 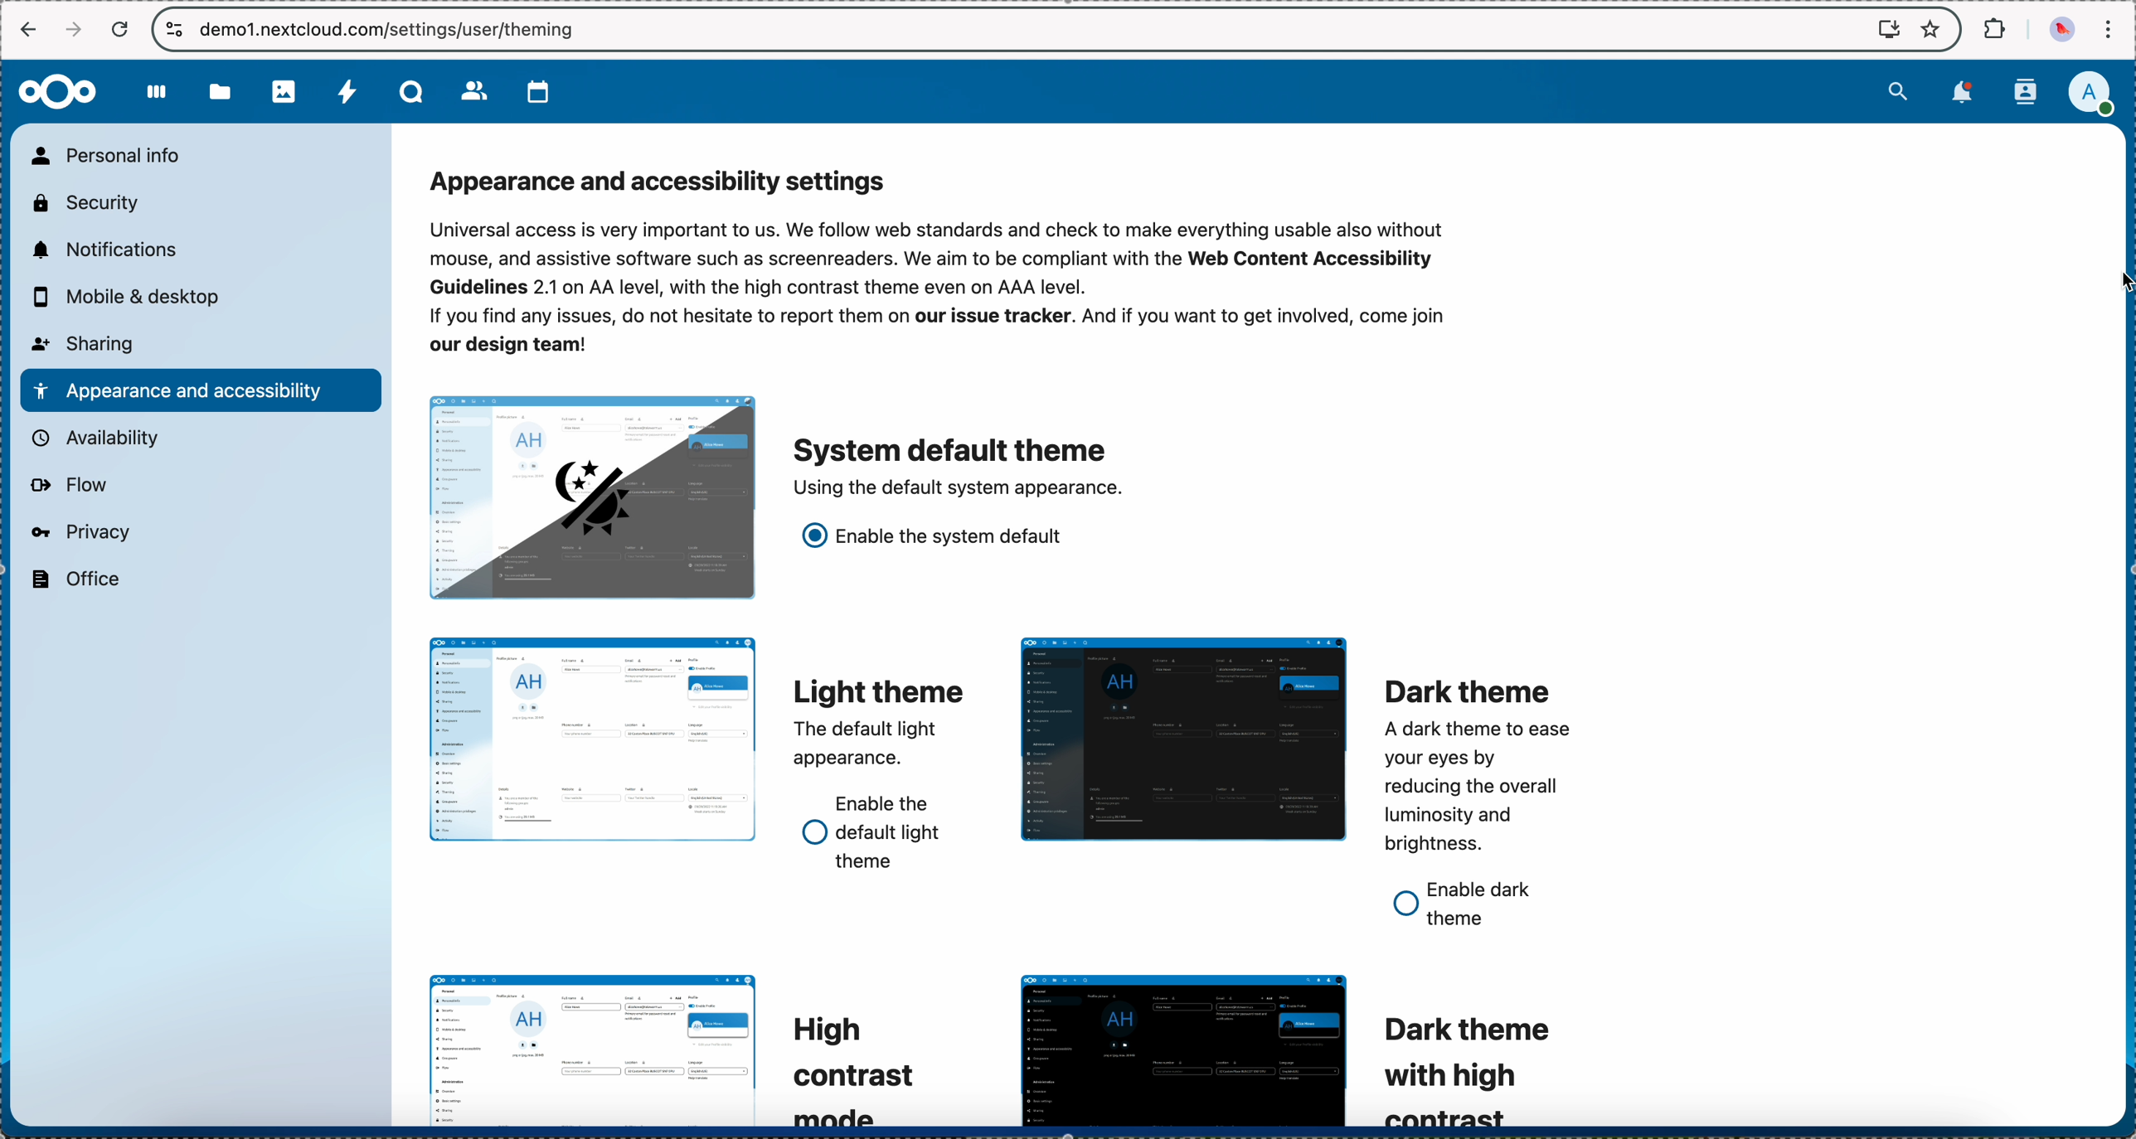 I want to click on flow, so click(x=70, y=487).